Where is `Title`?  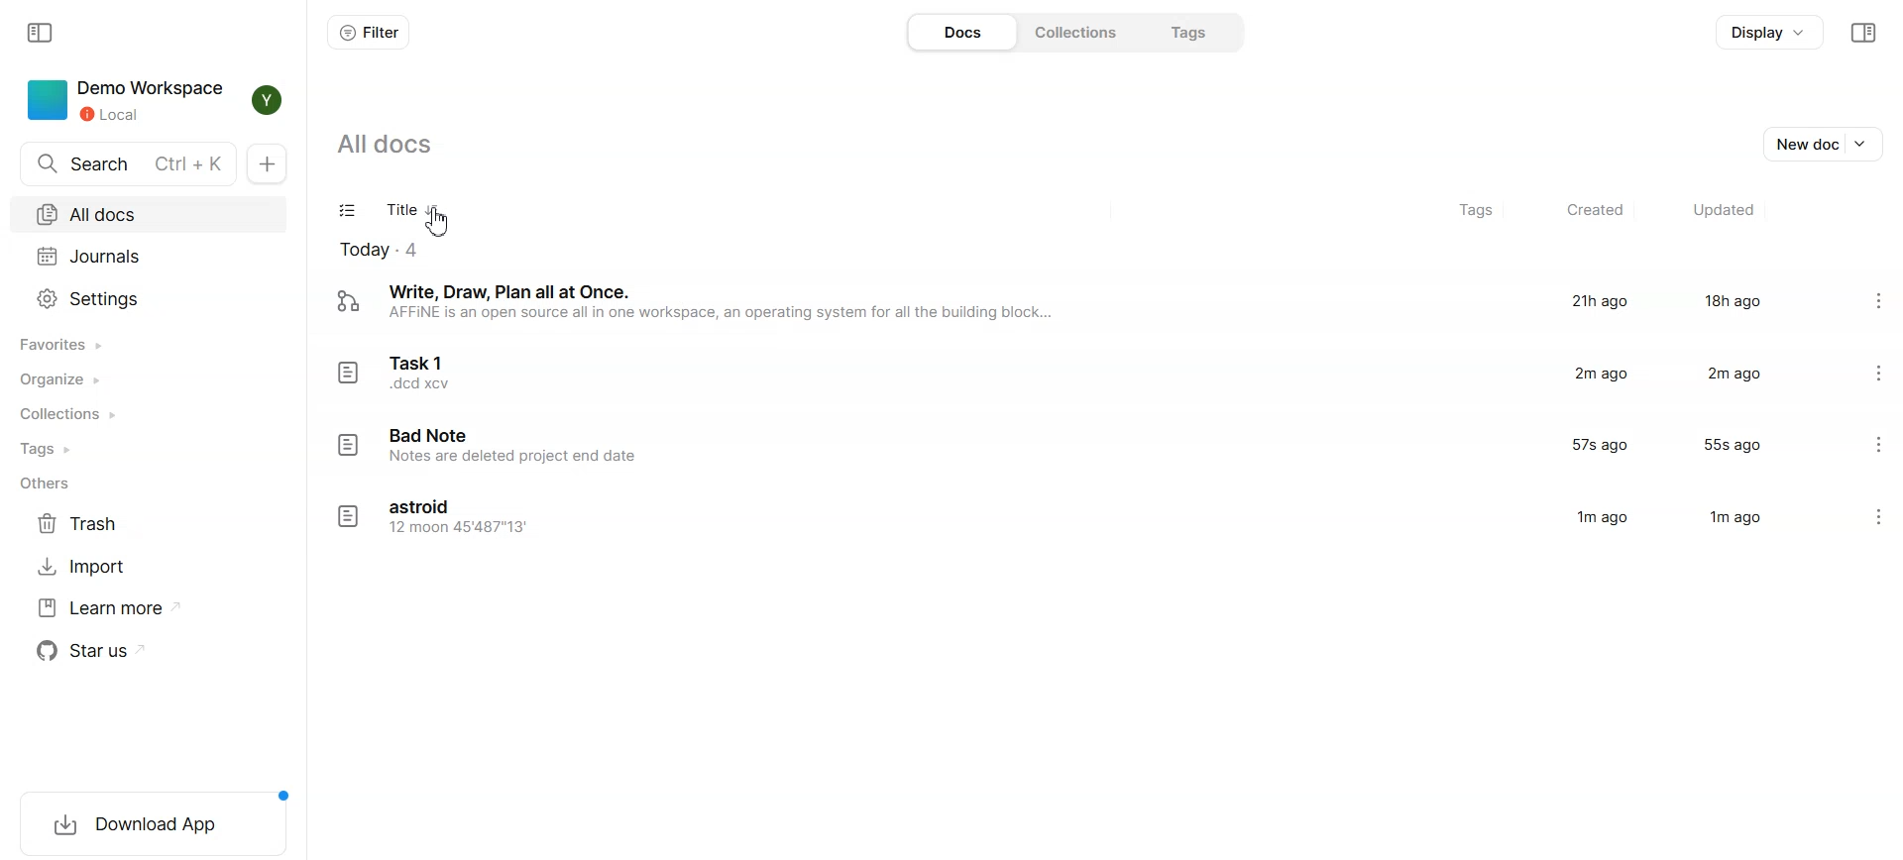 Title is located at coordinates (401, 211).